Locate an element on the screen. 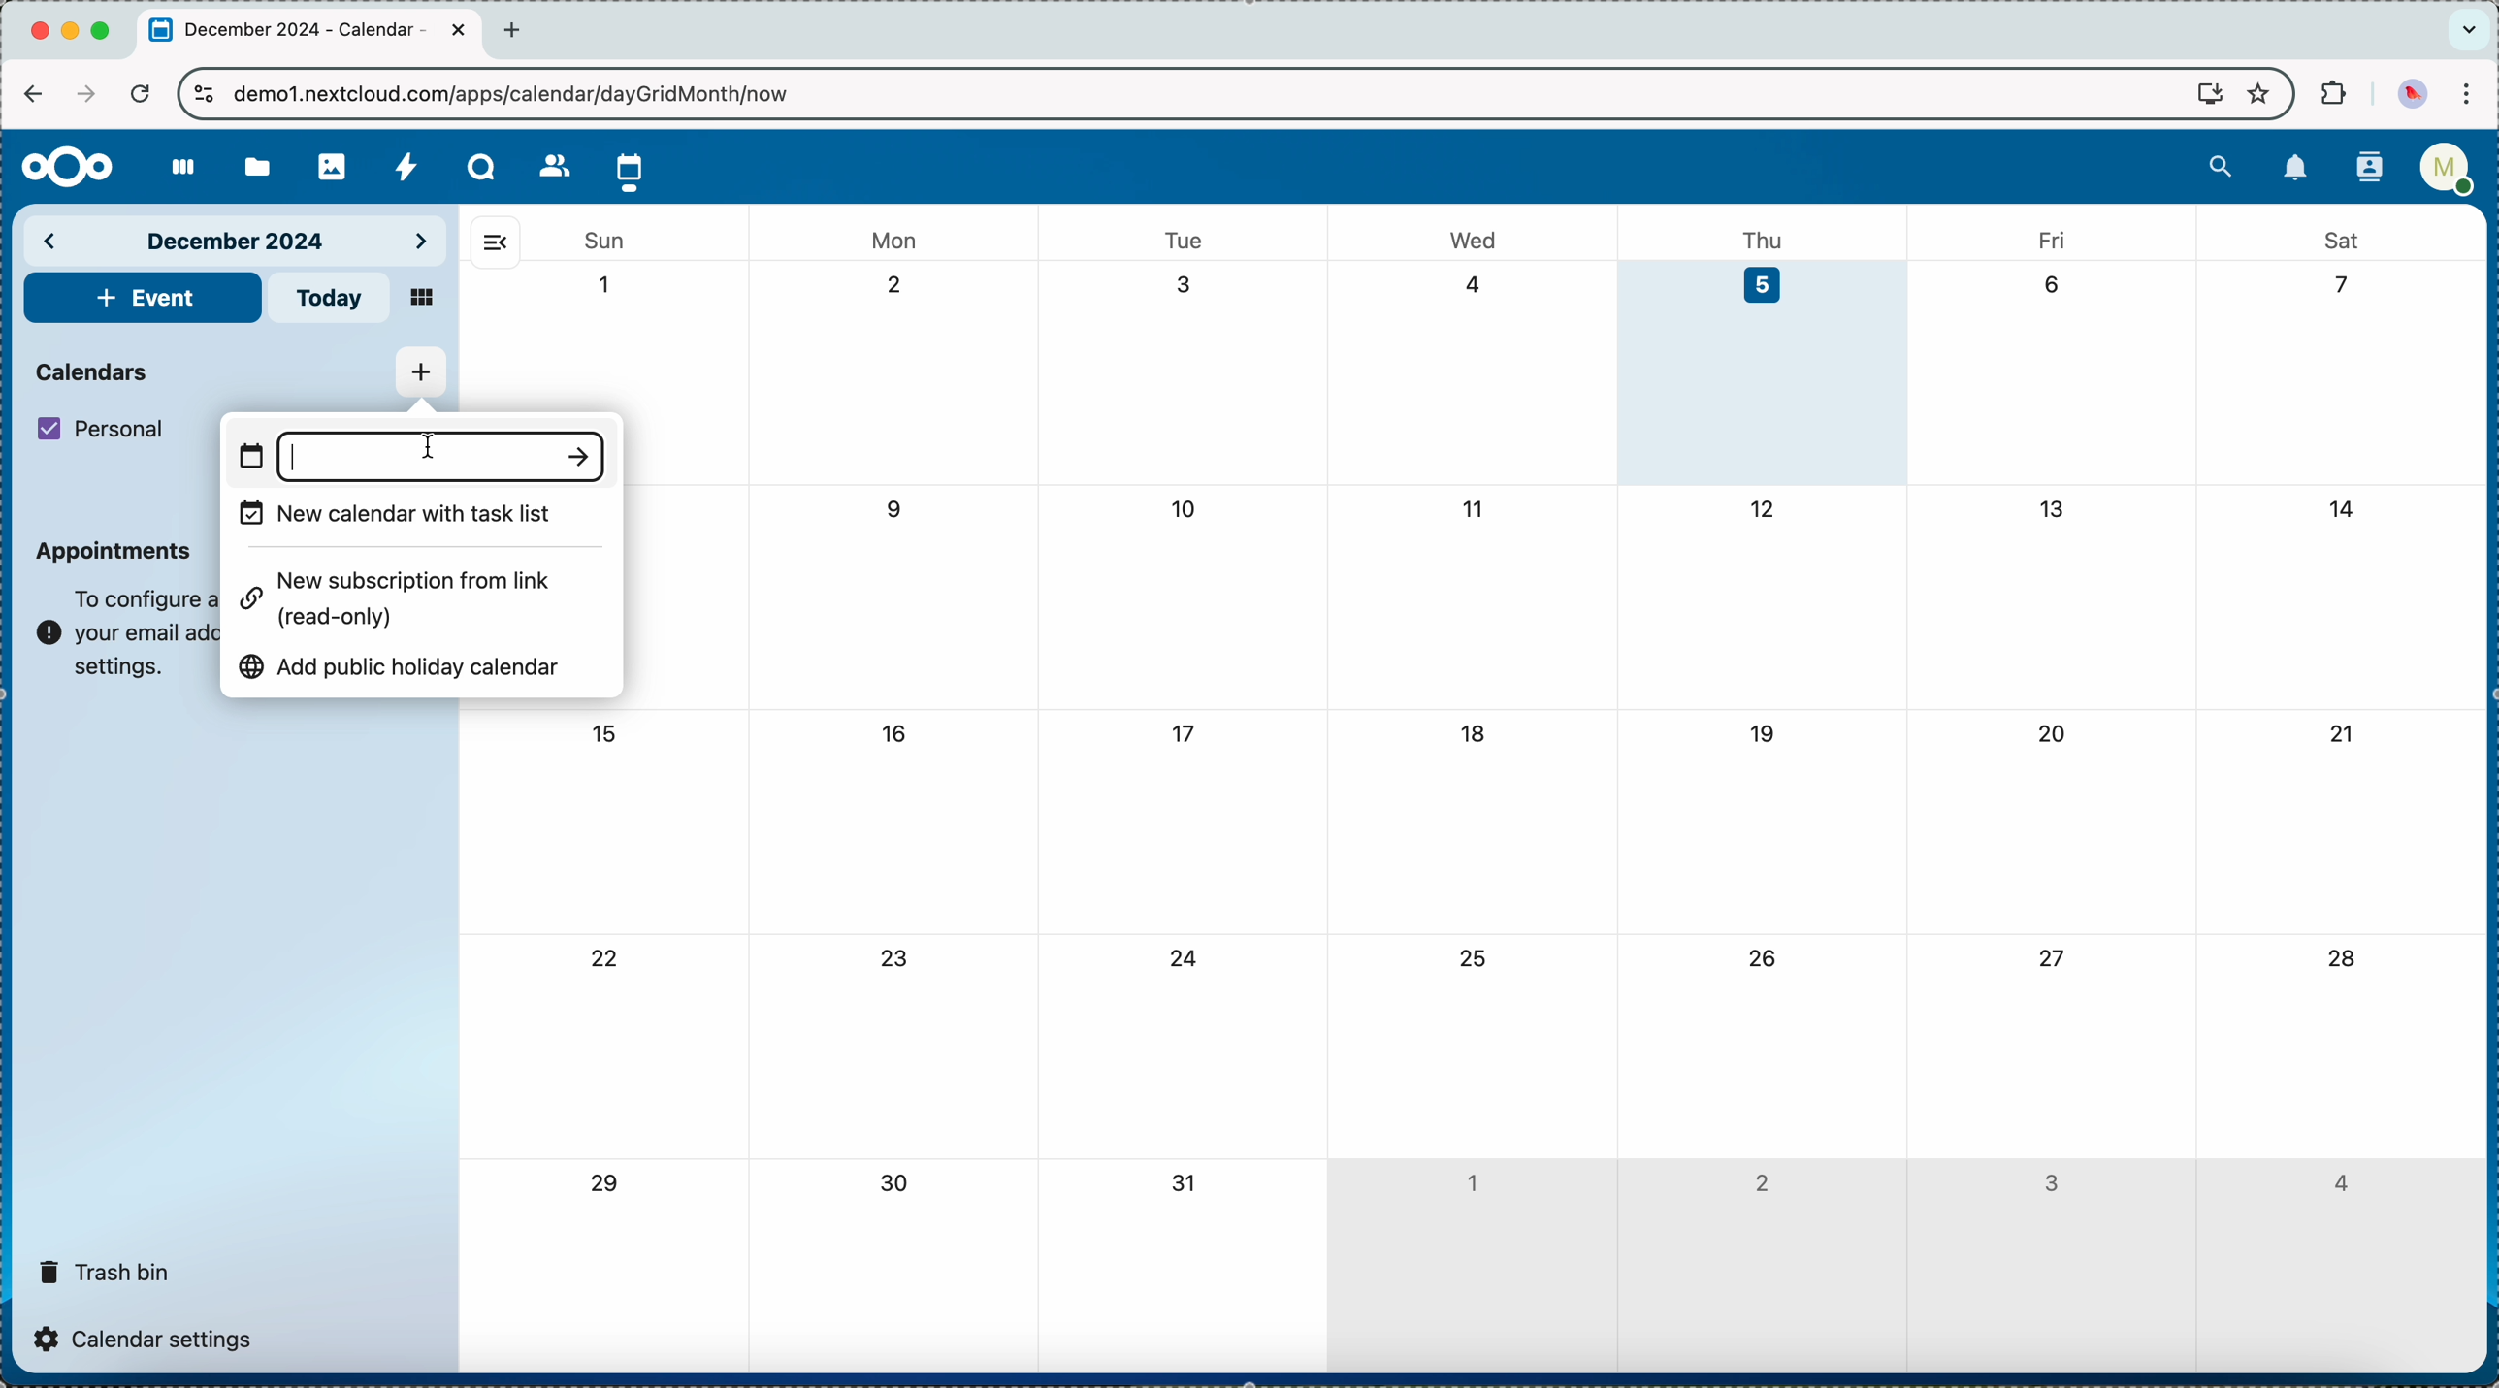  controls is located at coordinates (205, 96).